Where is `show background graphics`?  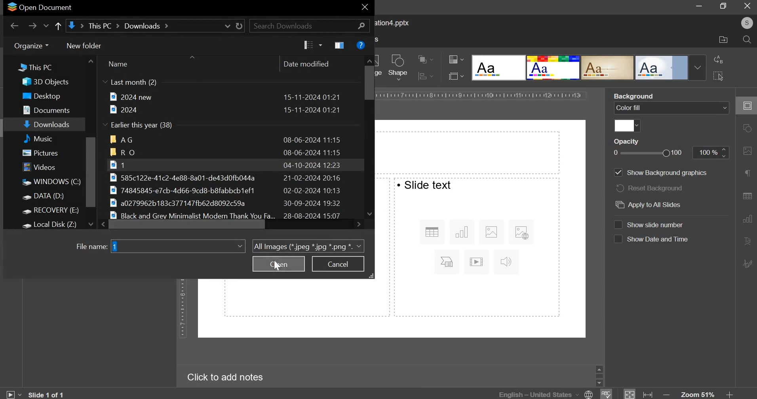 show background graphics is located at coordinates (667, 173).